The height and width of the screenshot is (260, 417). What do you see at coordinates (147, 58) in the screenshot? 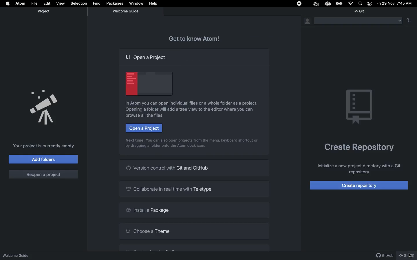
I see `Open a project` at bounding box center [147, 58].